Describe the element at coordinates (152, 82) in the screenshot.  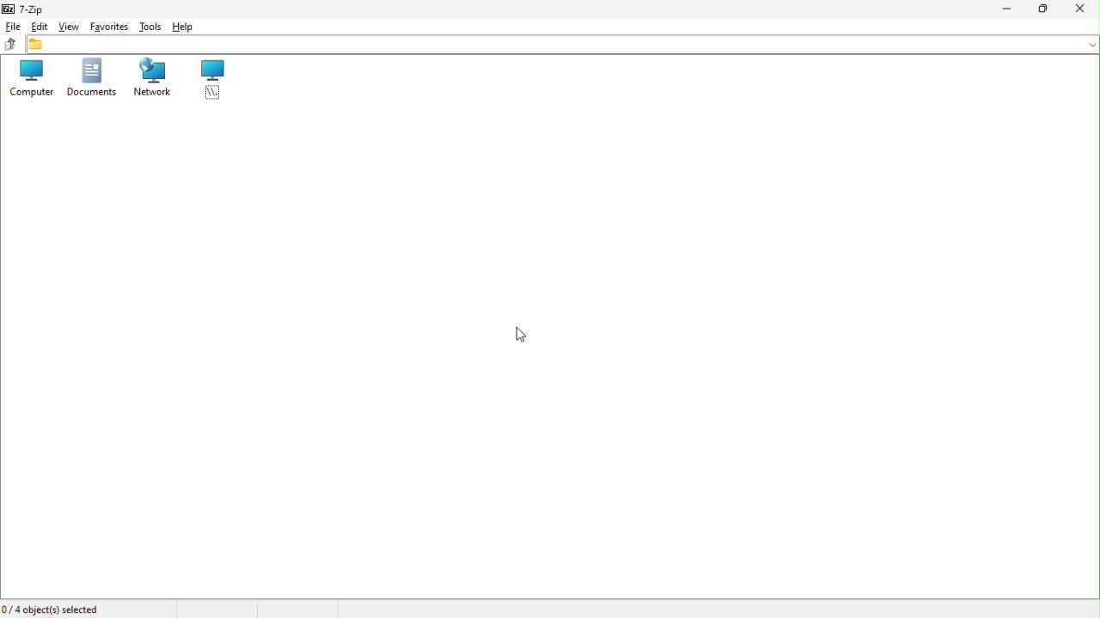
I see `Network` at that location.